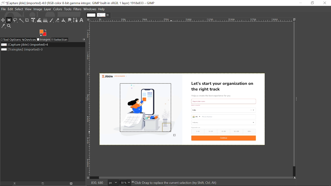 This screenshot has width=331, height=186. I want to click on Tool options, so click(11, 40).